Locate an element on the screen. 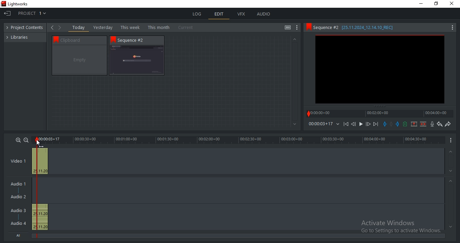 This screenshot has width=460, height=243. zoom out is located at coordinates (26, 140).